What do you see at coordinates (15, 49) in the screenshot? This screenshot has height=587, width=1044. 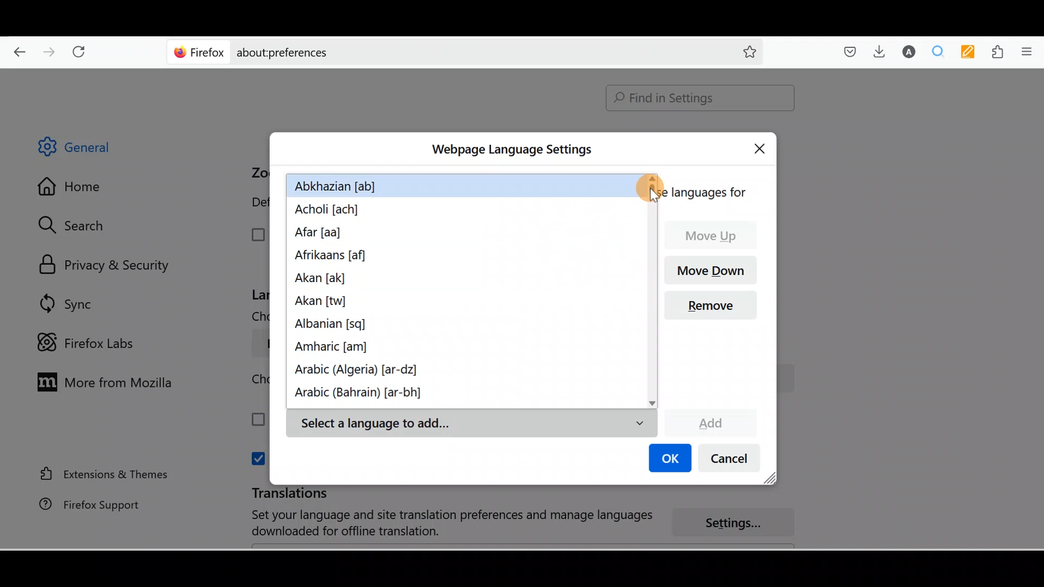 I see `Go back one page` at bounding box center [15, 49].